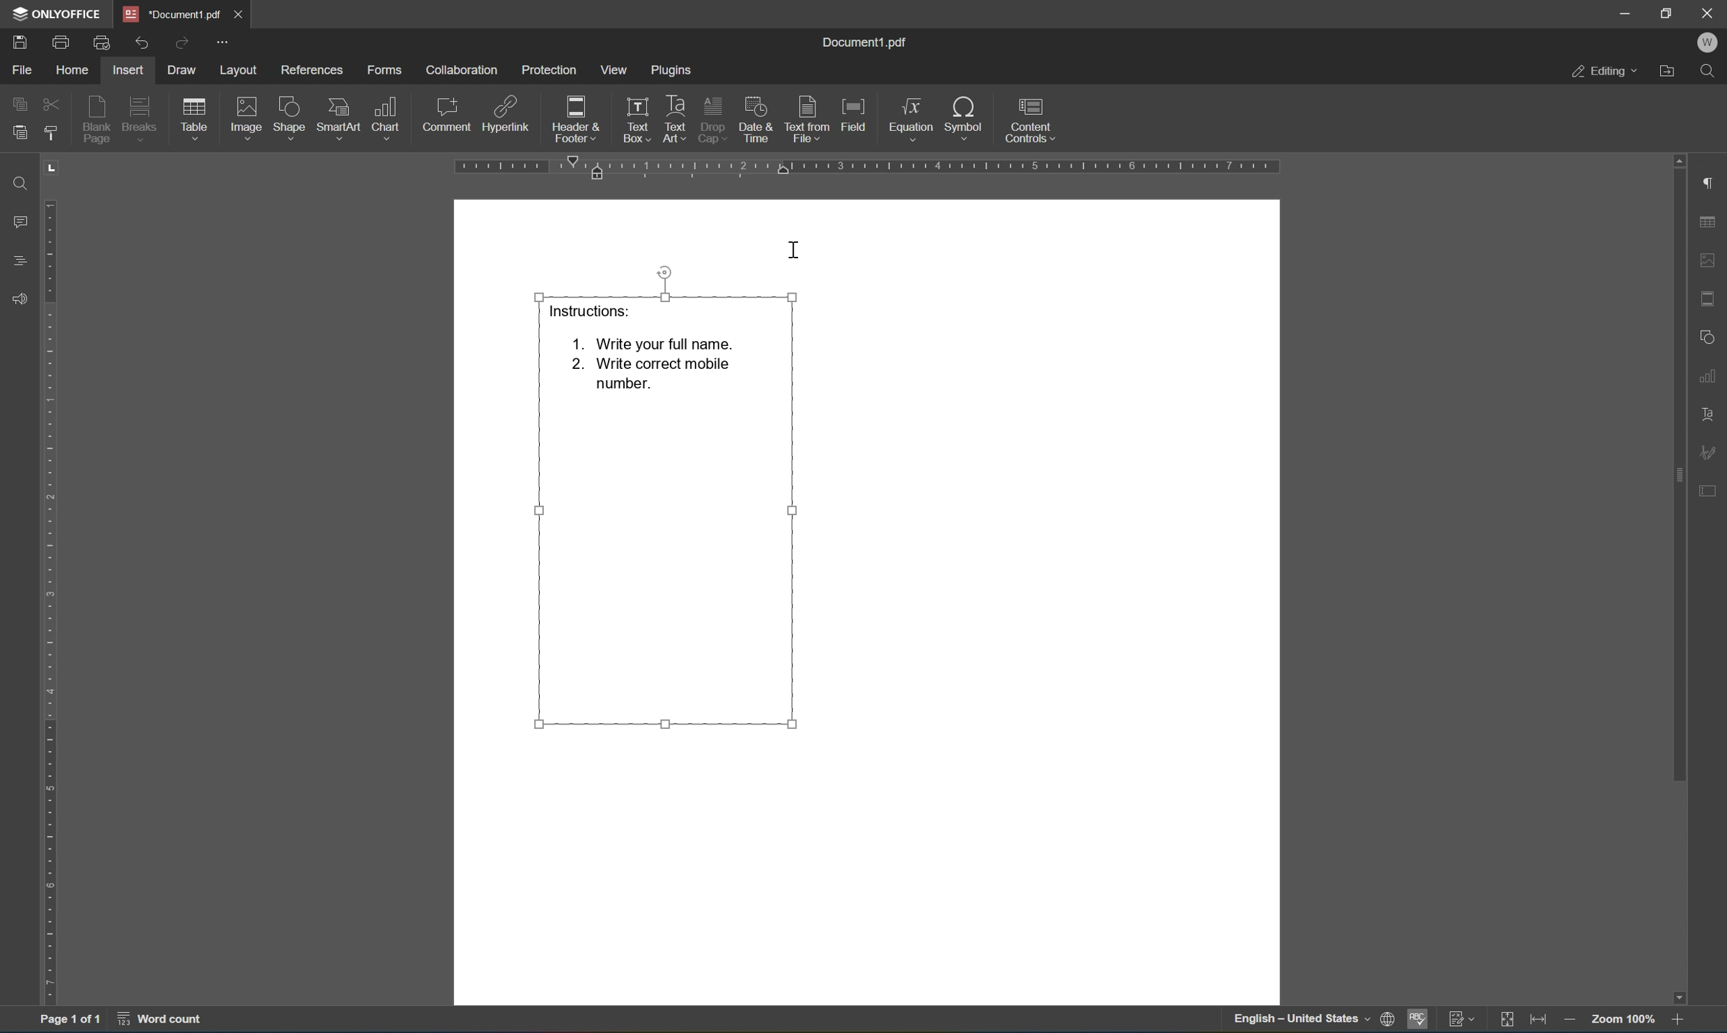 This screenshot has width=1727, height=1033. What do you see at coordinates (1539, 1022) in the screenshot?
I see `fit to width ` at bounding box center [1539, 1022].